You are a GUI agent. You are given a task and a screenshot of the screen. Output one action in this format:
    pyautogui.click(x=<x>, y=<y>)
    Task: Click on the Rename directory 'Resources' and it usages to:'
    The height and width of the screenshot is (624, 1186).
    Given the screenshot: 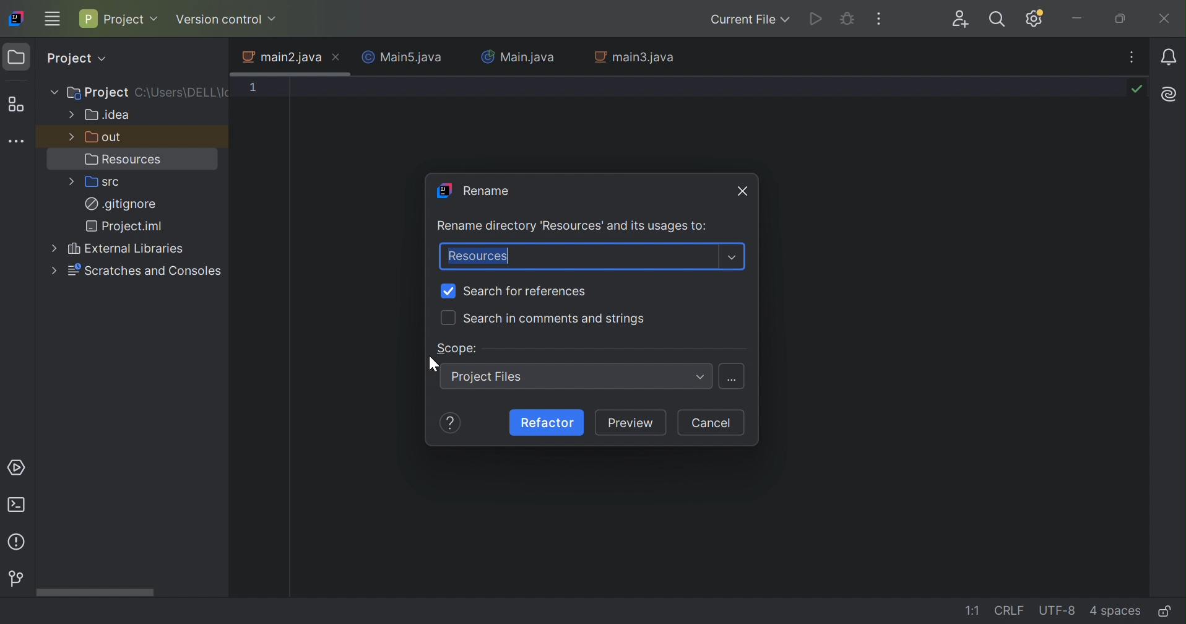 What is the action you would take?
    pyautogui.click(x=573, y=227)
    